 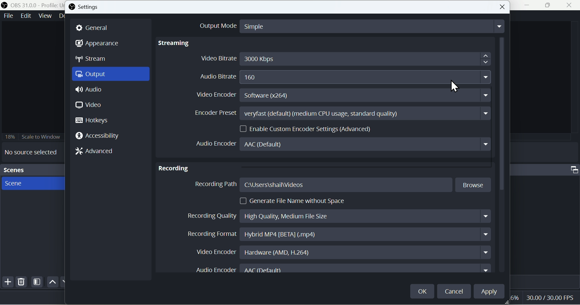 I want to click on Recording Format, so click(x=337, y=234).